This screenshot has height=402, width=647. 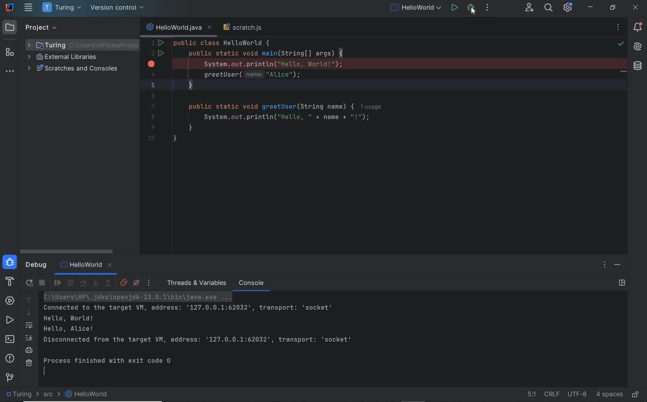 What do you see at coordinates (137, 283) in the screenshot?
I see `mute breaking points` at bounding box center [137, 283].